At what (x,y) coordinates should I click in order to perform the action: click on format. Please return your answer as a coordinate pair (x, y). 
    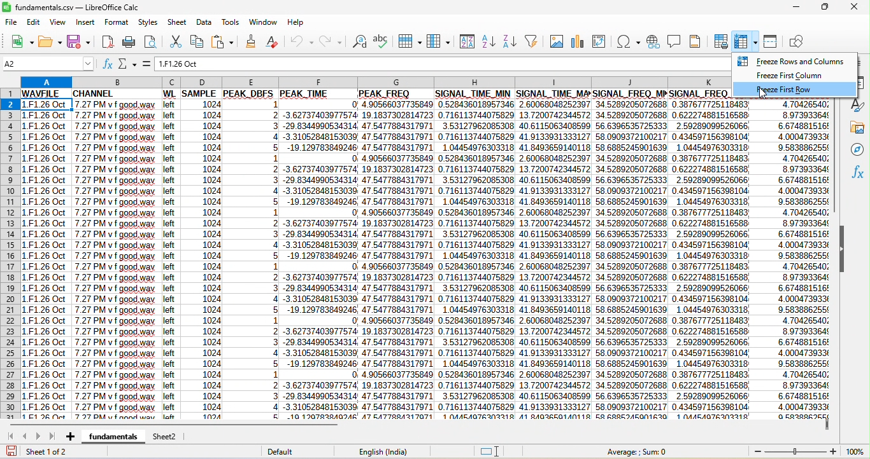
    Looking at the image, I should click on (116, 23).